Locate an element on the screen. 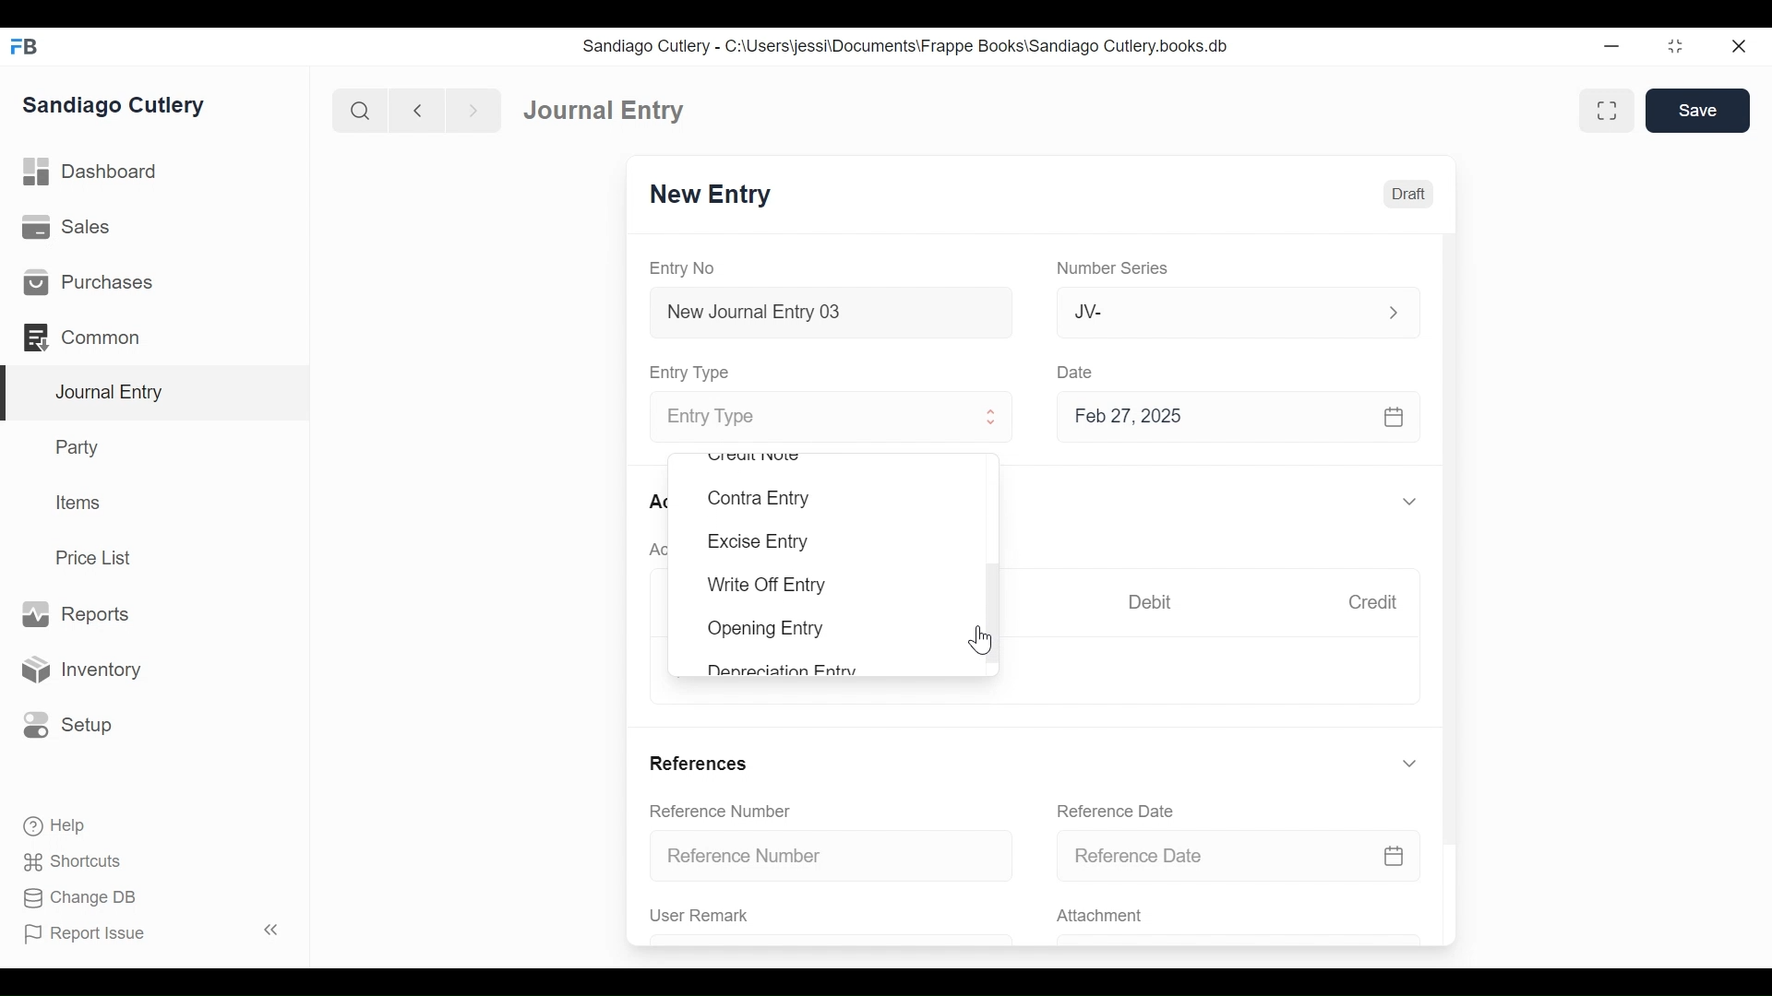  Inventory is located at coordinates (79, 669).